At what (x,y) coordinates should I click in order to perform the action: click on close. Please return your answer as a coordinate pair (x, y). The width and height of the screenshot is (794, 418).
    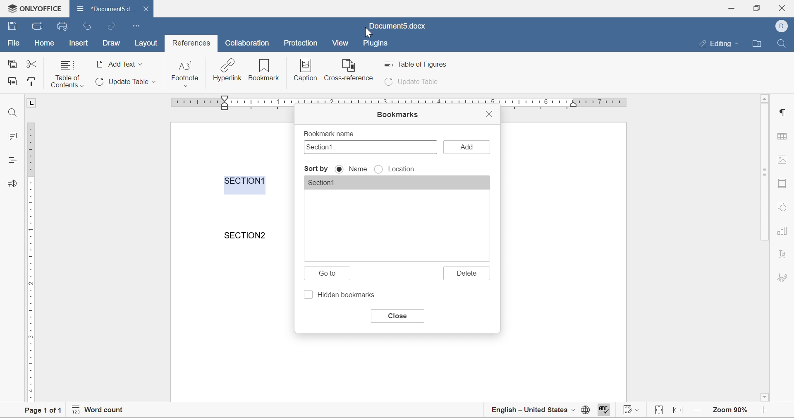
    Looking at the image, I should click on (148, 9).